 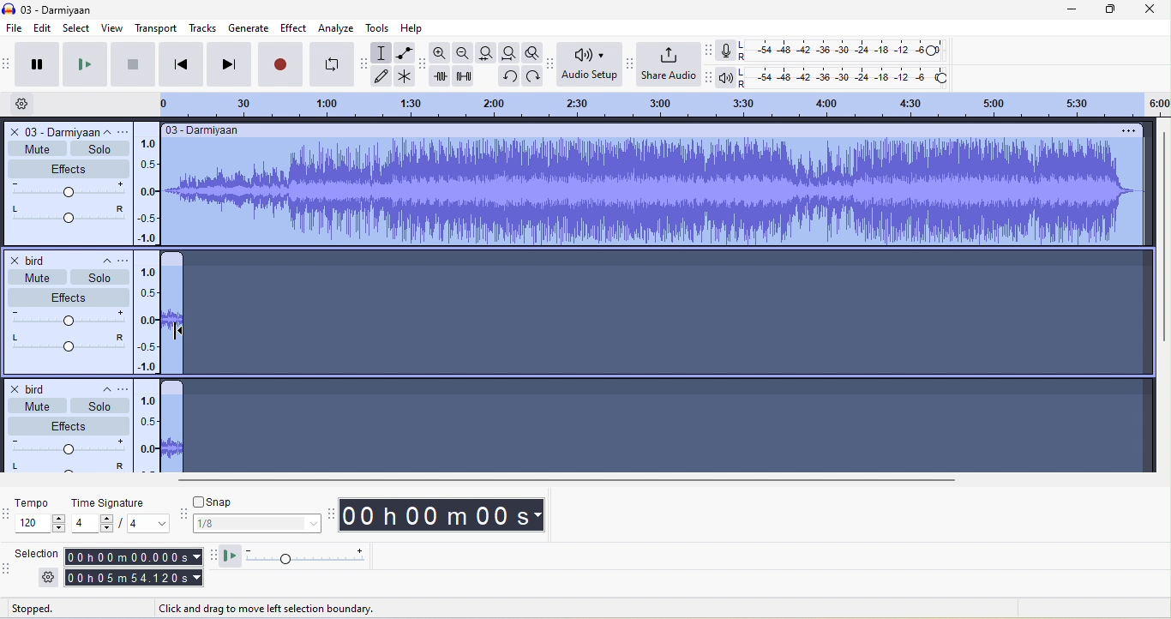 I want to click on linear, so click(x=149, y=185).